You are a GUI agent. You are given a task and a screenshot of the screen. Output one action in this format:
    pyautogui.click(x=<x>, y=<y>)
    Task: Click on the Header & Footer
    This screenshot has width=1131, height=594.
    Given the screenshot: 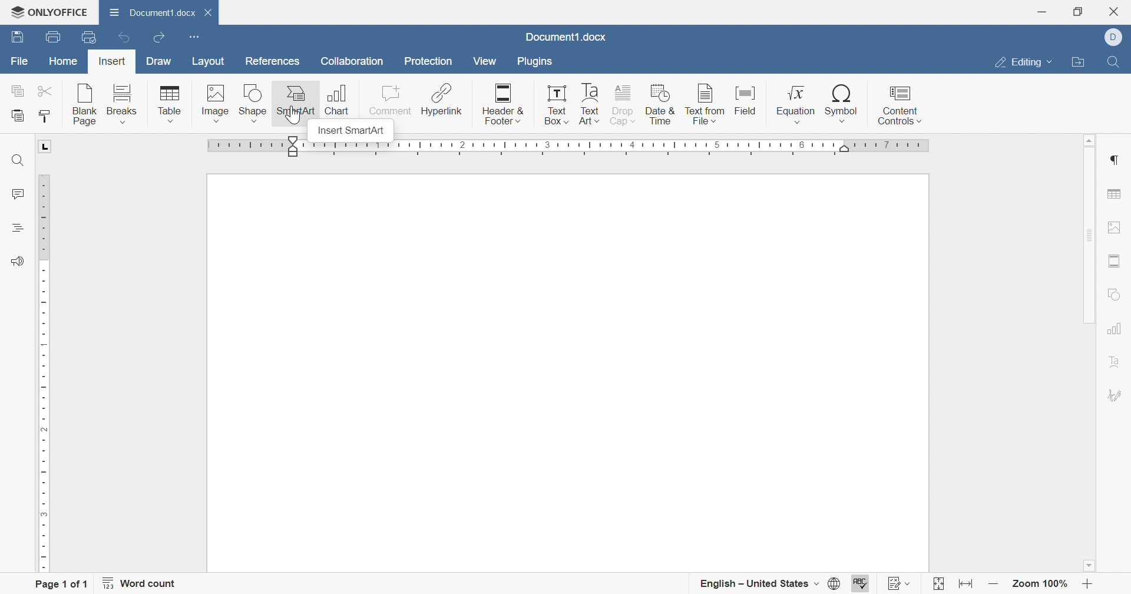 What is the action you would take?
    pyautogui.click(x=503, y=105)
    